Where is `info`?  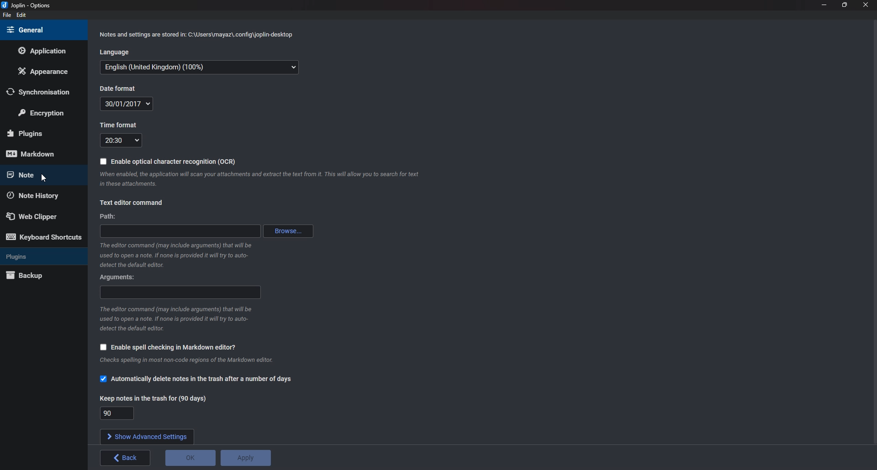 info is located at coordinates (191, 362).